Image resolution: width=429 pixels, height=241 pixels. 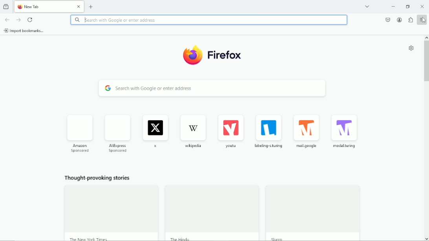 What do you see at coordinates (31, 20) in the screenshot?
I see `reload current page` at bounding box center [31, 20].